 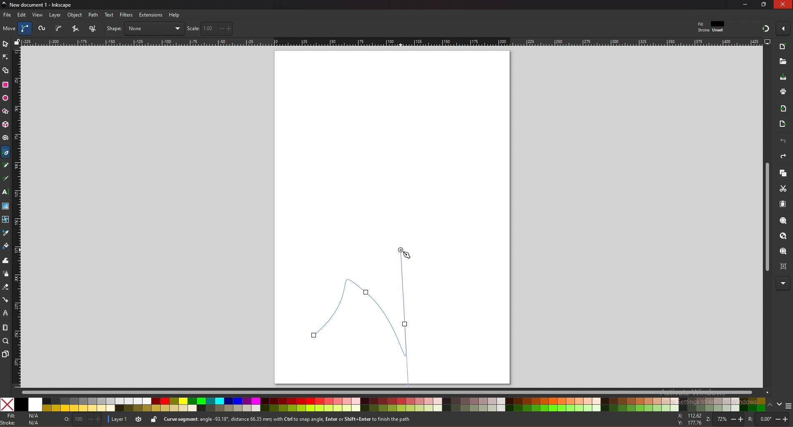 What do you see at coordinates (26, 28) in the screenshot?
I see `bezier curve` at bounding box center [26, 28].